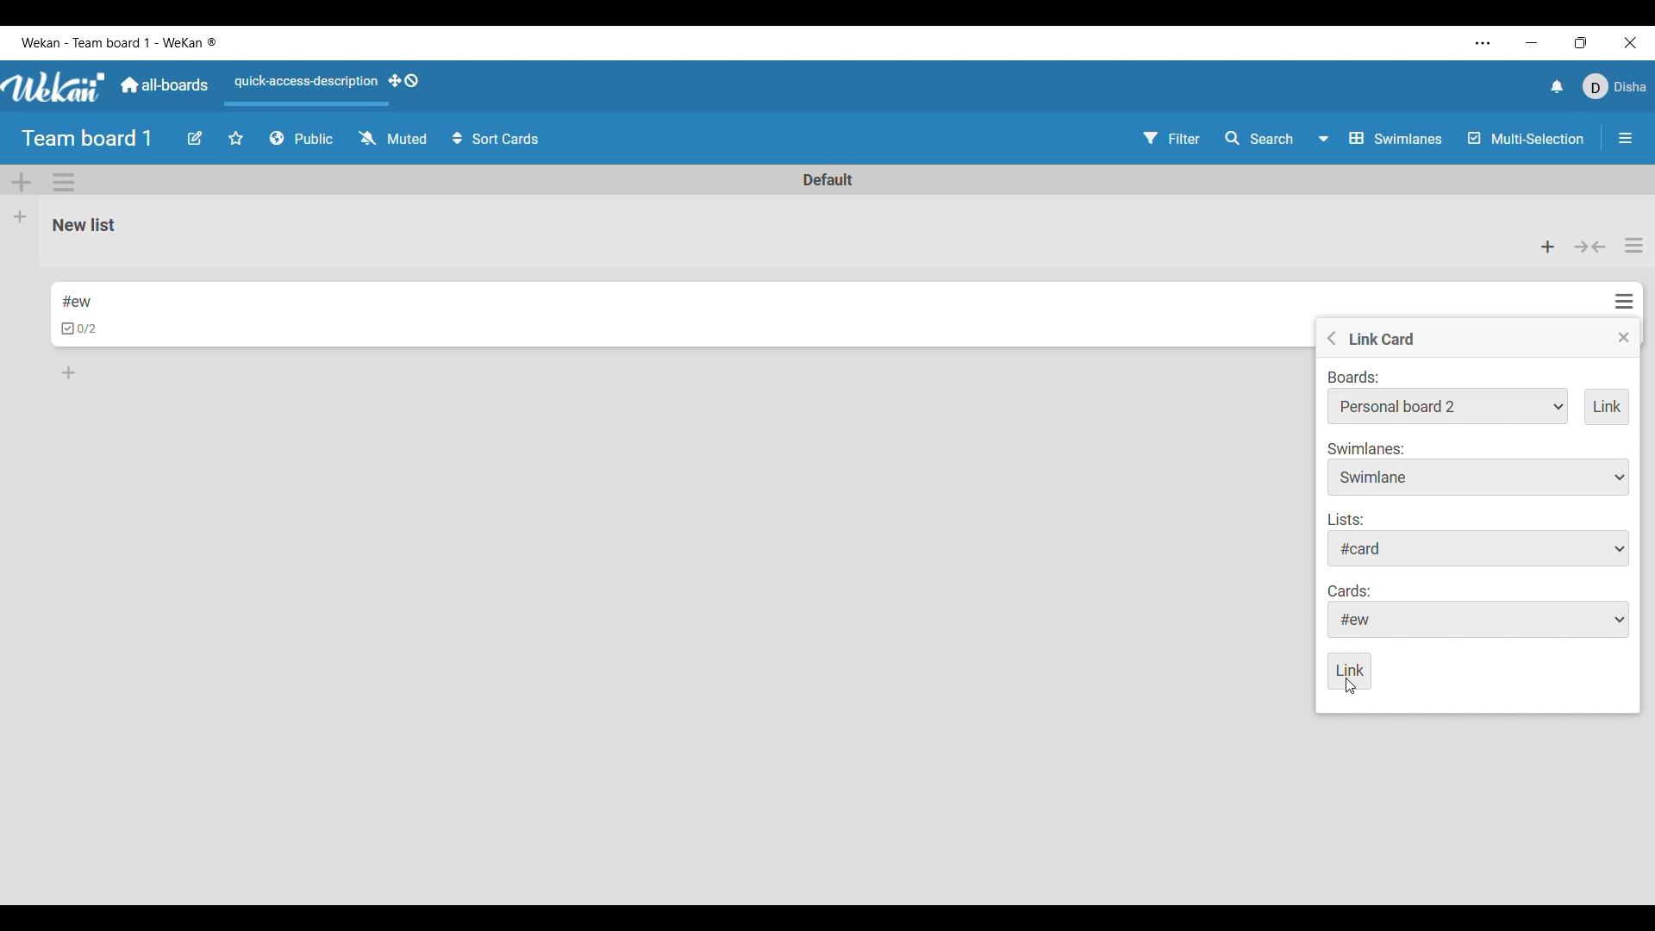  I want to click on List actions, so click(1634, 245).